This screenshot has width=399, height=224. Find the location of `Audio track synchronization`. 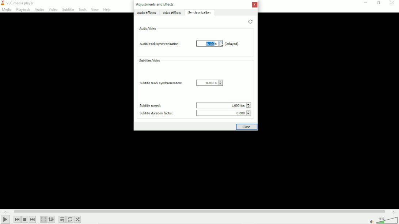

Audio track synchronization is located at coordinates (164, 43).